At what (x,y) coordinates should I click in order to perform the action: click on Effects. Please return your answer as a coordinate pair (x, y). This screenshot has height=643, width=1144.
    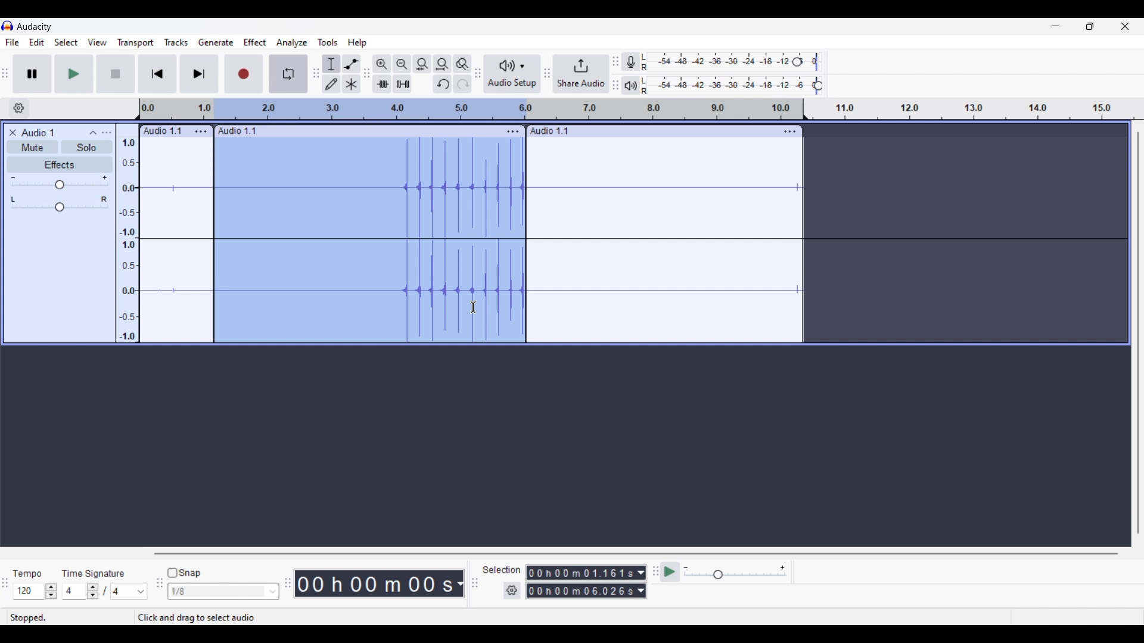
    Looking at the image, I should click on (60, 164).